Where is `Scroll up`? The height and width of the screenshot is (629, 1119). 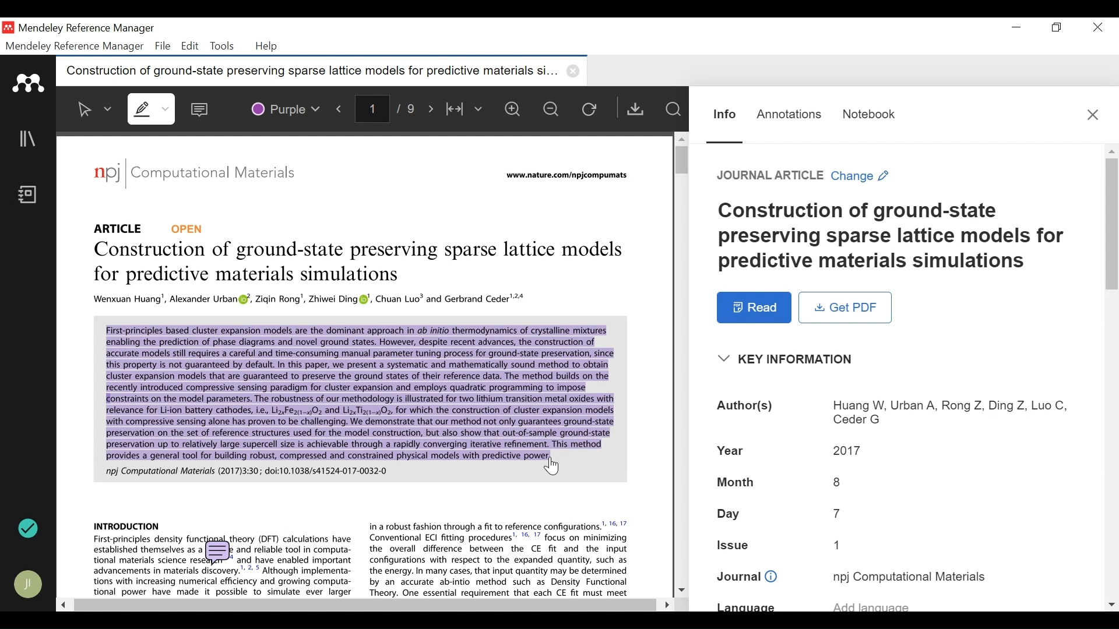 Scroll up is located at coordinates (680, 139).